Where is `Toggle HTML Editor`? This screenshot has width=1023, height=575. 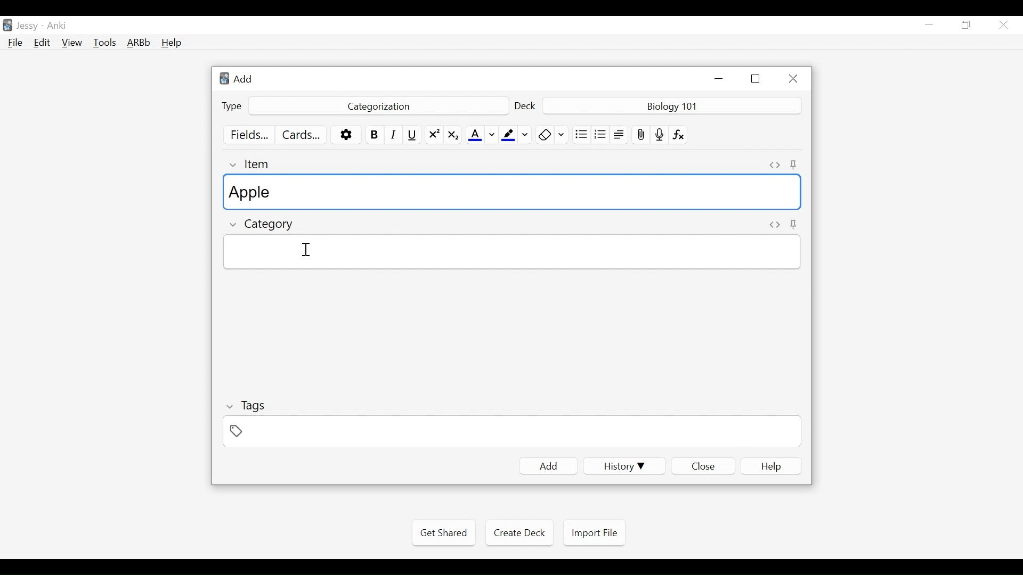
Toggle HTML Editor is located at coordinates (775, 226).